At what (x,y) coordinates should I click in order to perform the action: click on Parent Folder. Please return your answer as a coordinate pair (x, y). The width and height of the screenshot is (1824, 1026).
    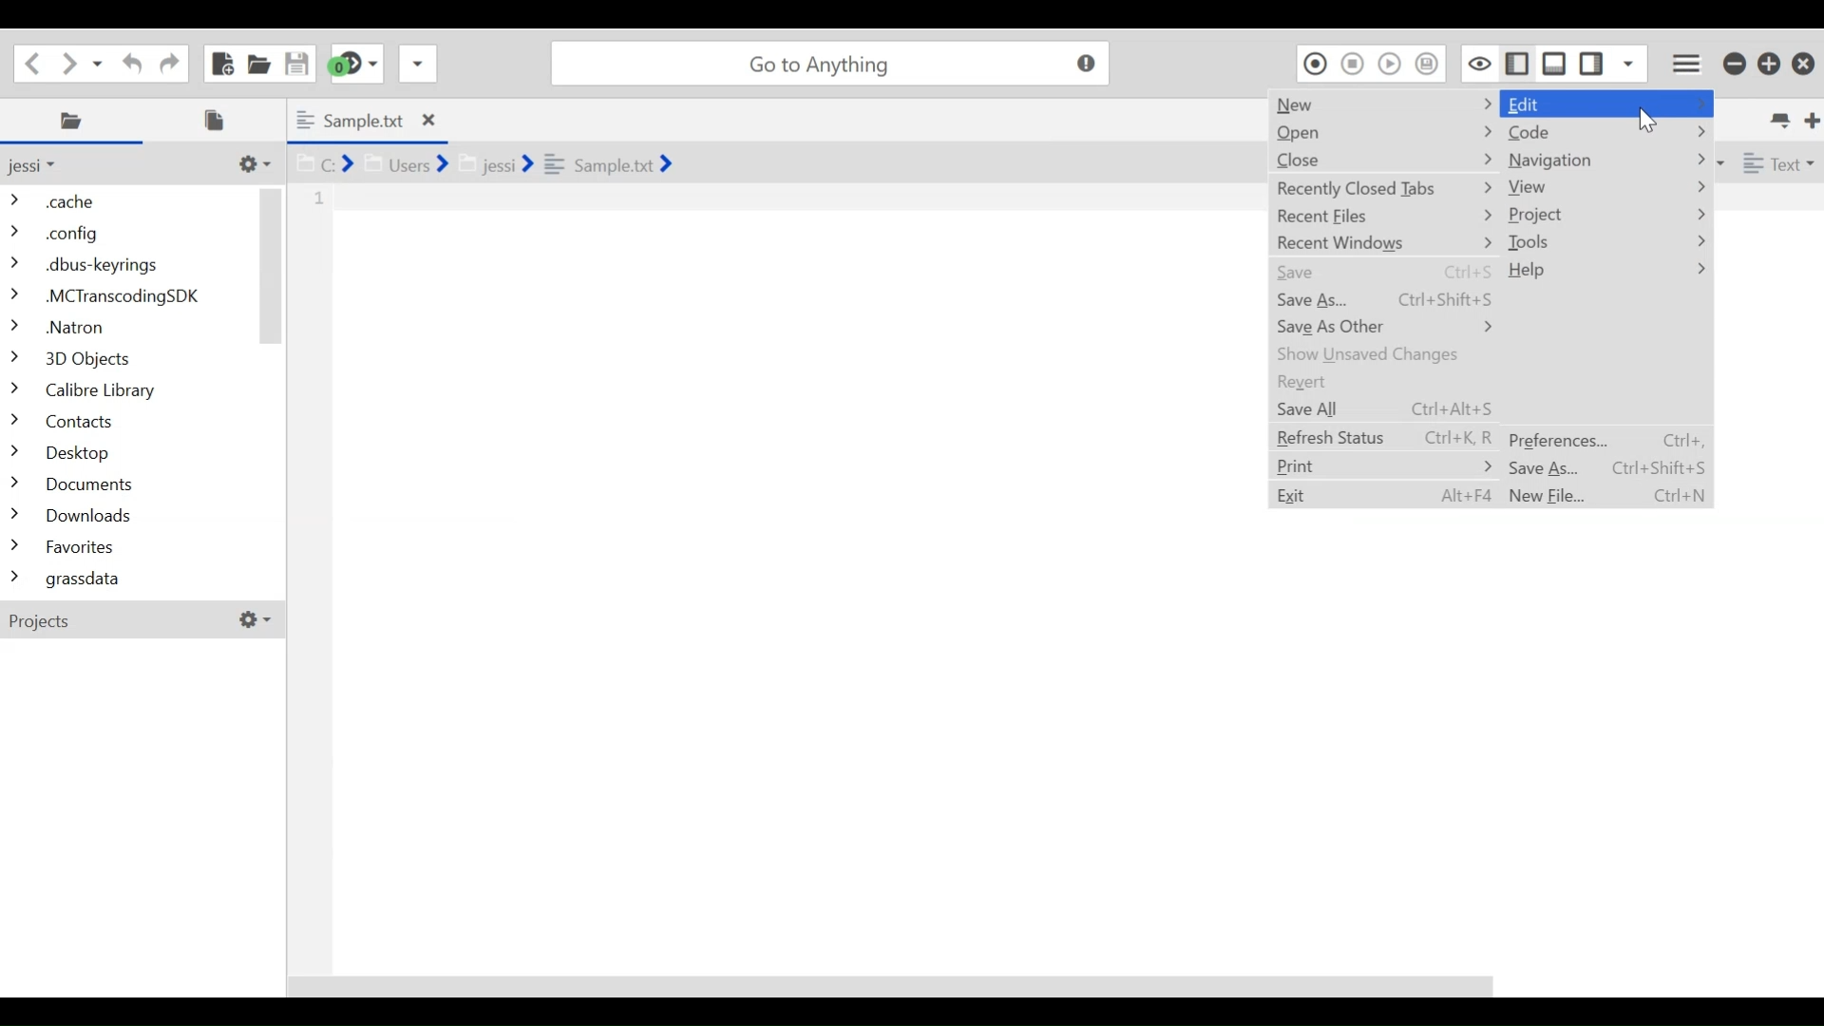
    Looking at the image, I should click on (43, 165).